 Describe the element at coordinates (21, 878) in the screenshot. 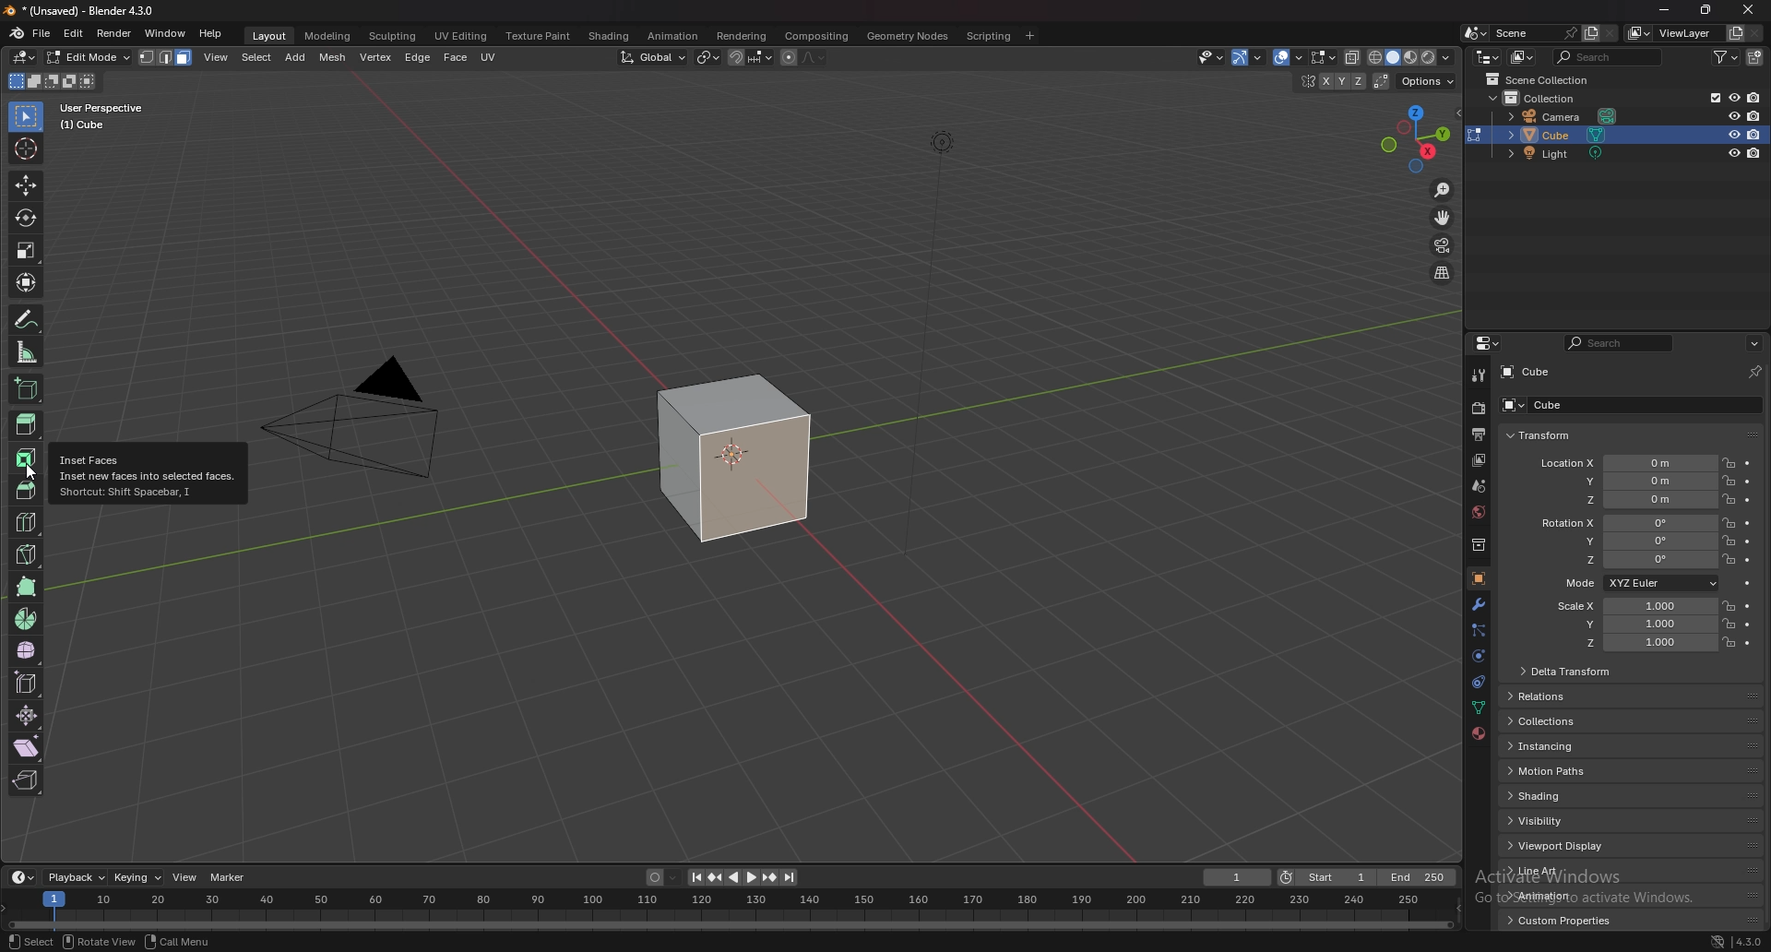

I see `editor type` at that location.